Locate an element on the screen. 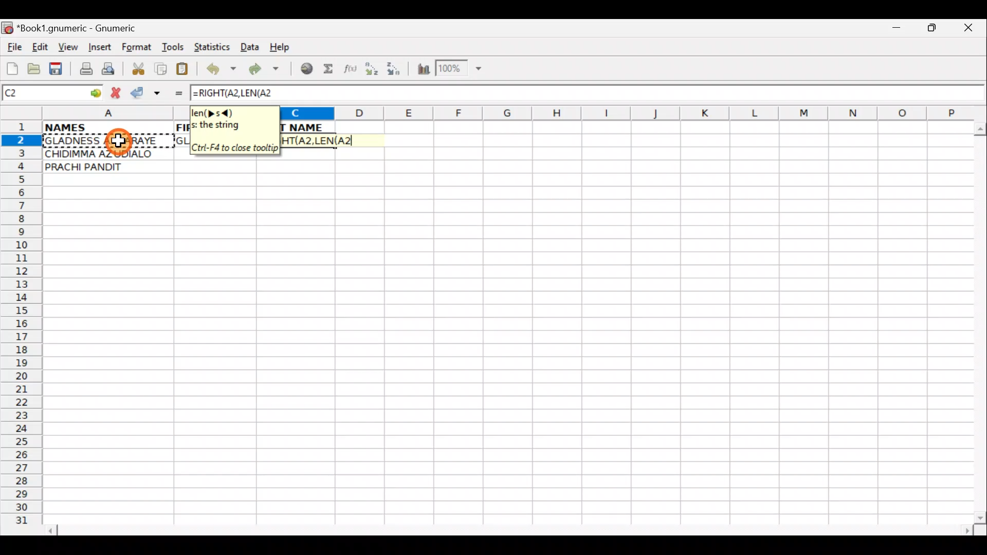  Columns is located at coordinates (630, 113).